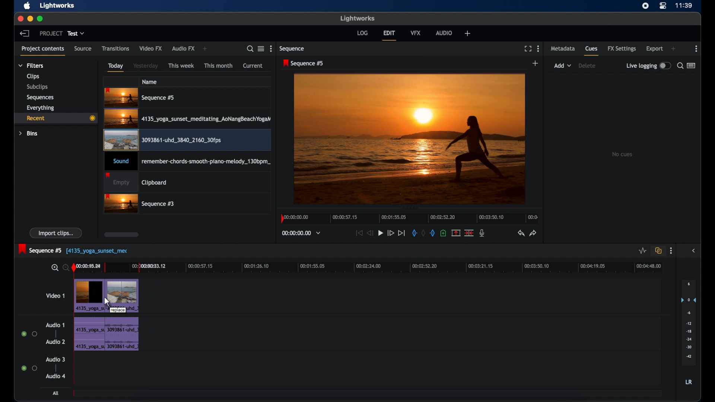 The width and height of the screenshot is (715, 402). I want to click on time, so click(684, 6).